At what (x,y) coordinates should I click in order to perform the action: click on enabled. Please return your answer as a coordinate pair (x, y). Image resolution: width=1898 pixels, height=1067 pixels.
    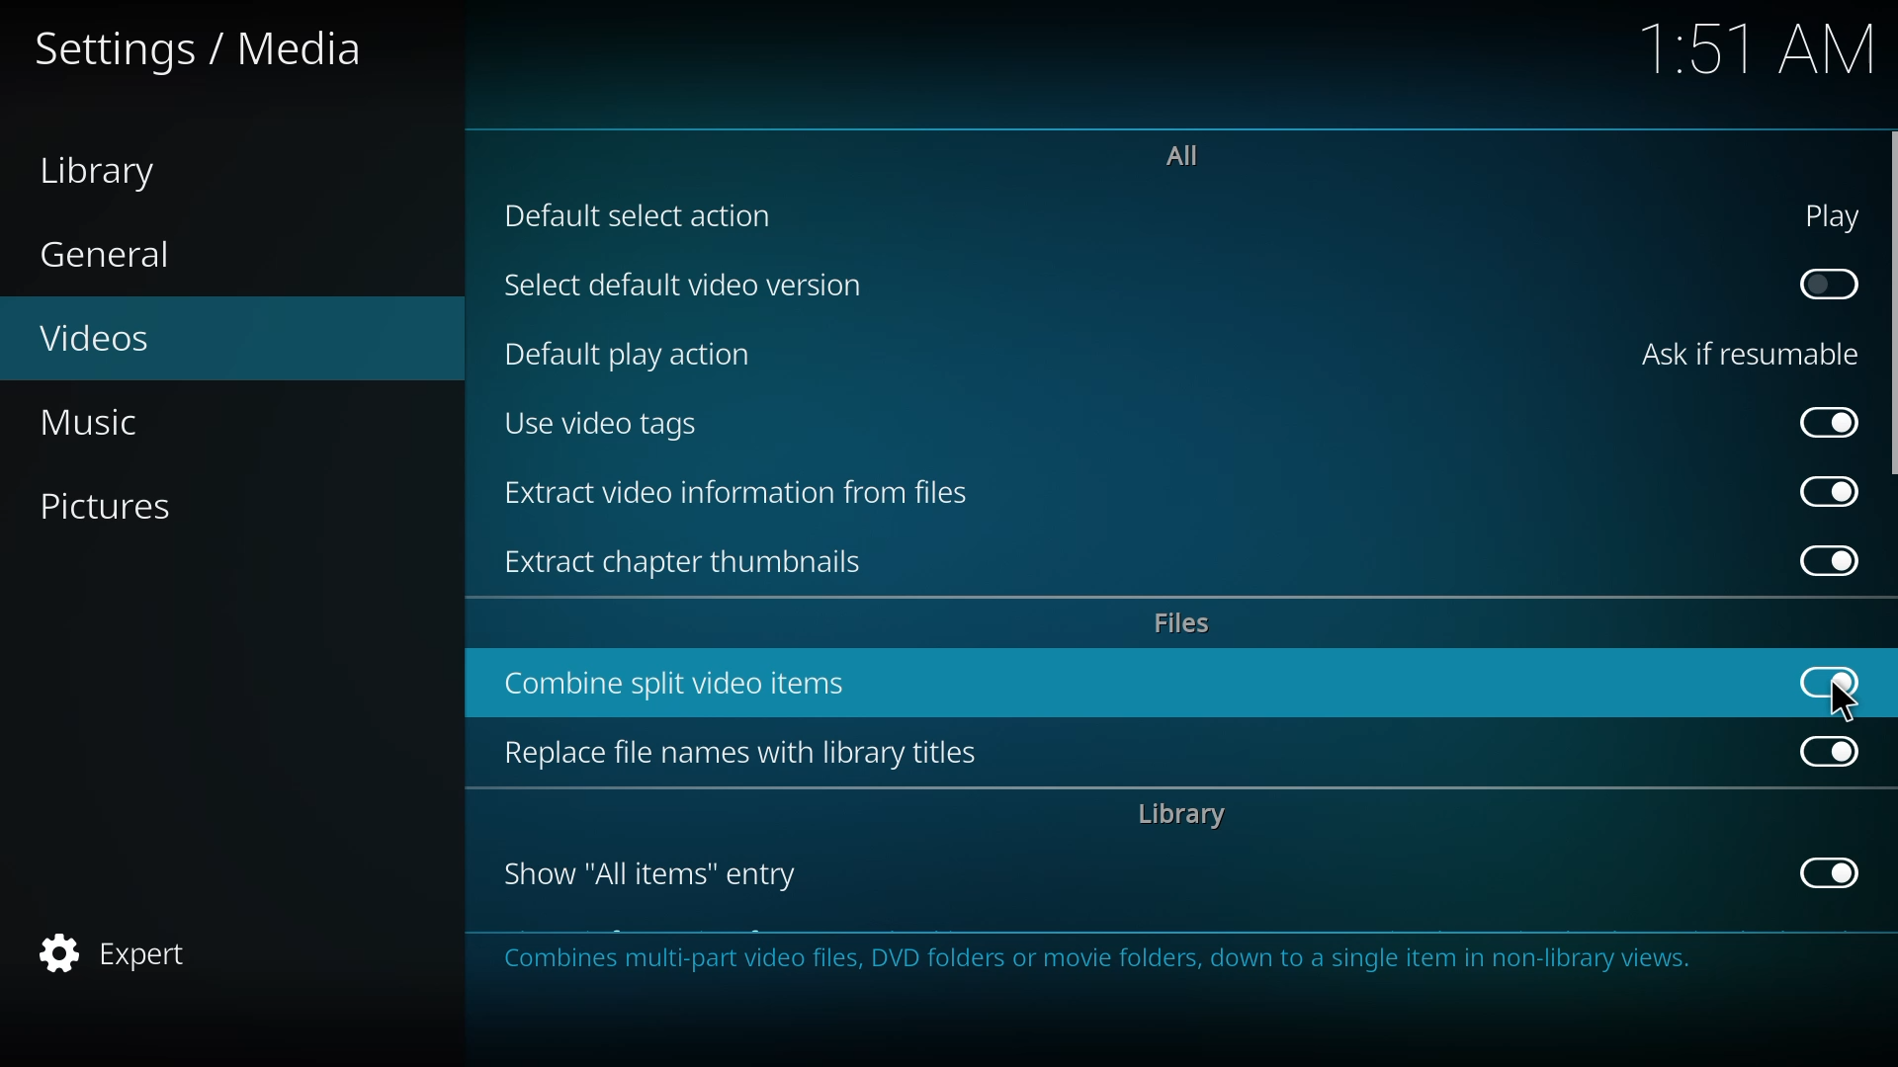
    Looking at the image, I should click on (1828, 748).